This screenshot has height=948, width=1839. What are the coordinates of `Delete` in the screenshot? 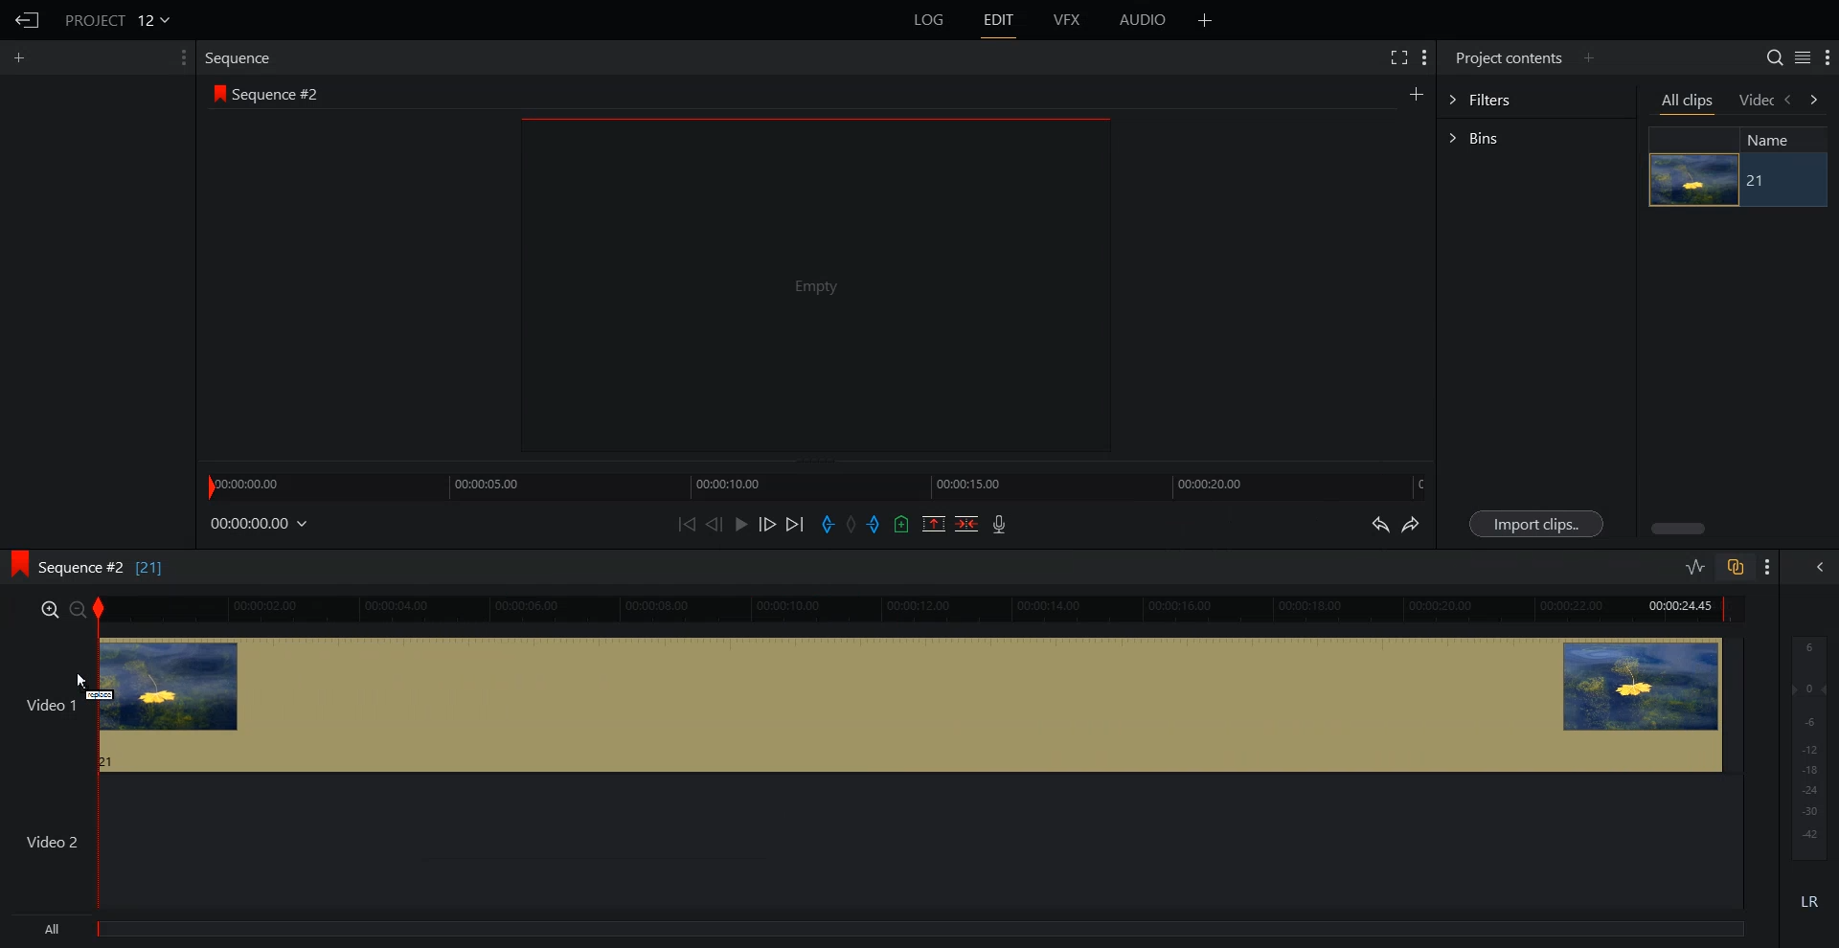 It's located at (966, 523).